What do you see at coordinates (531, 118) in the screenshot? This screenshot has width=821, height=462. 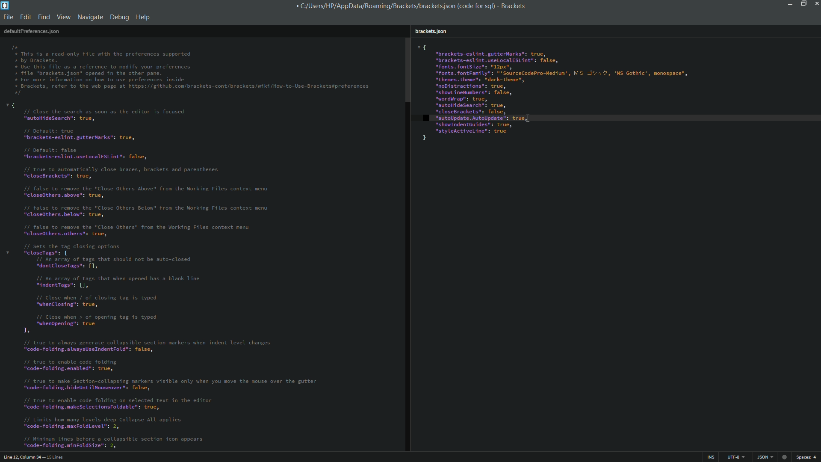 I see `cursor` at bounding box center [531, 118].